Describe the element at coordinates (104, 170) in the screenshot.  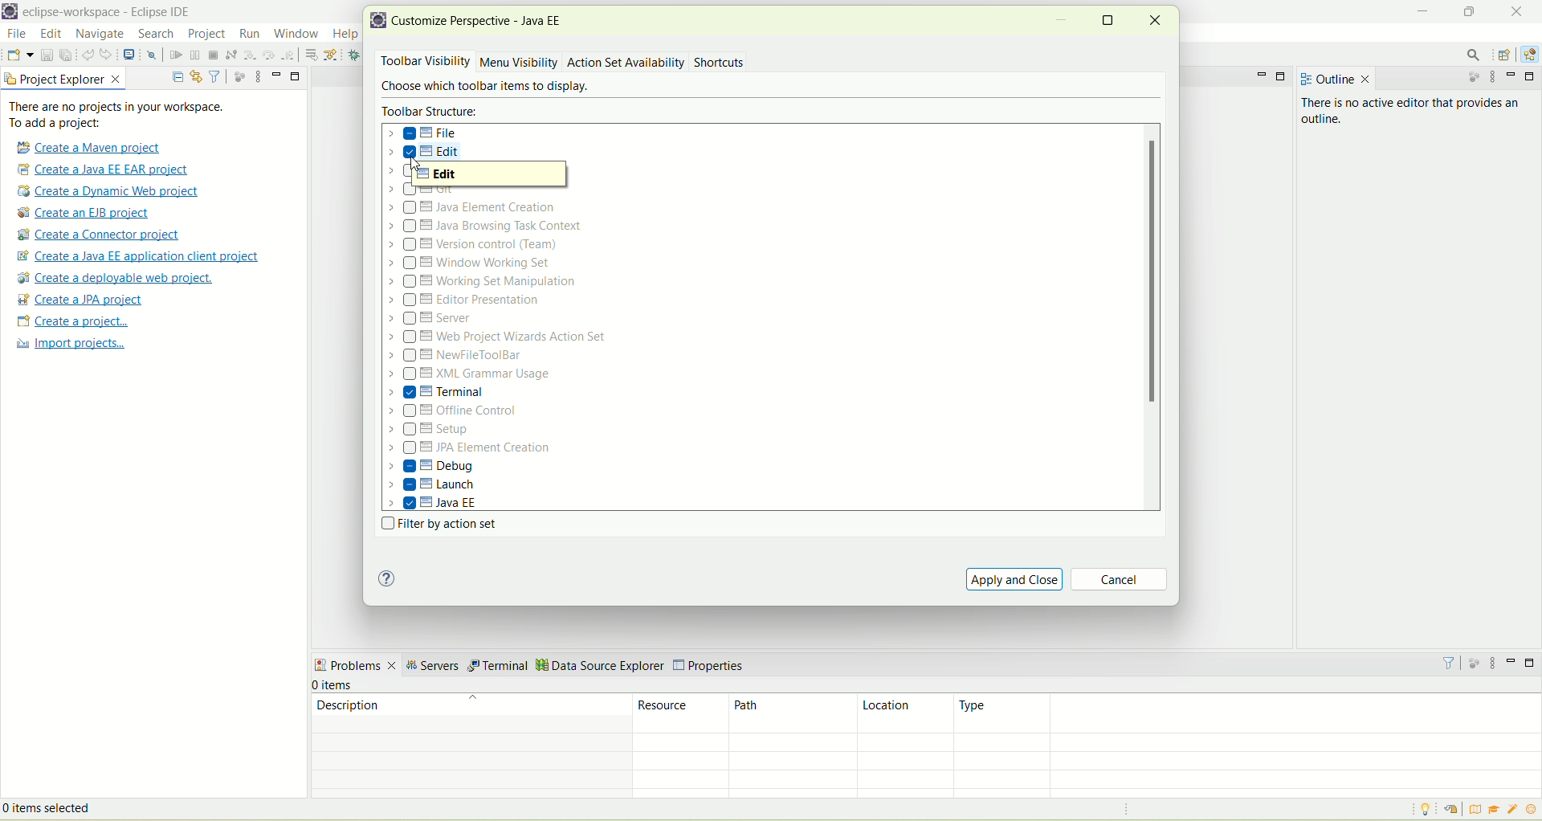
I see `create a Java EE EAR project` at that location.